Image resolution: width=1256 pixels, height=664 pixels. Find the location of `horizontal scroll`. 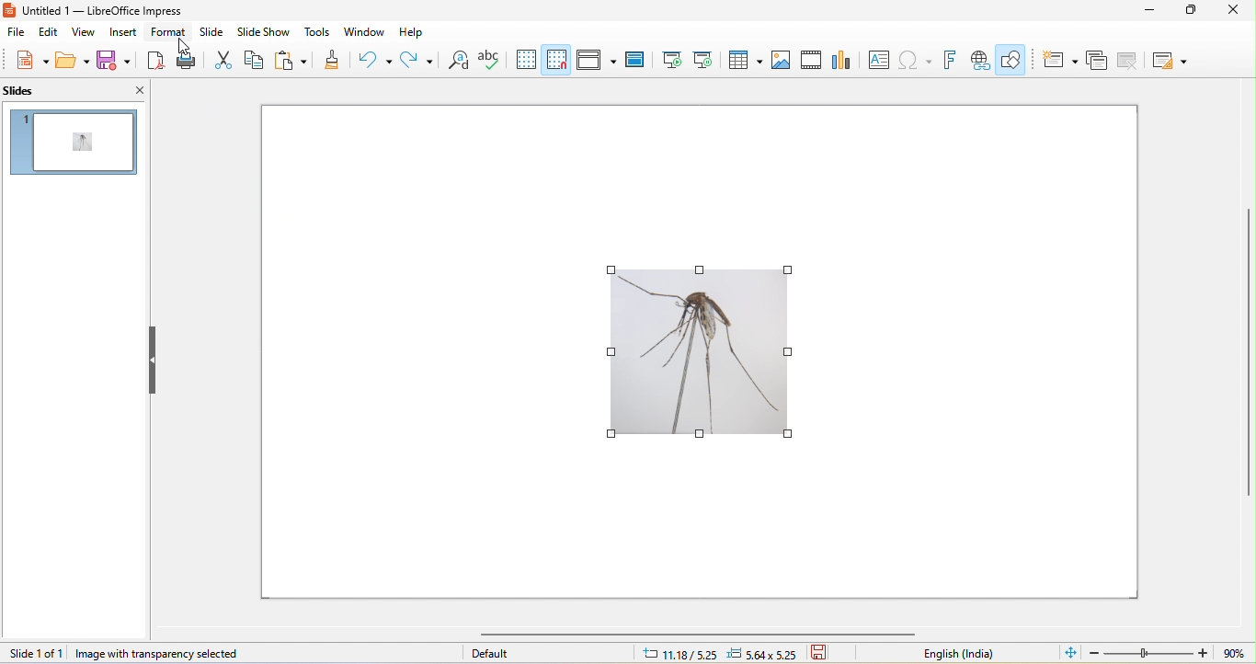

horizontal scroll is located at coordinates (725, 635).